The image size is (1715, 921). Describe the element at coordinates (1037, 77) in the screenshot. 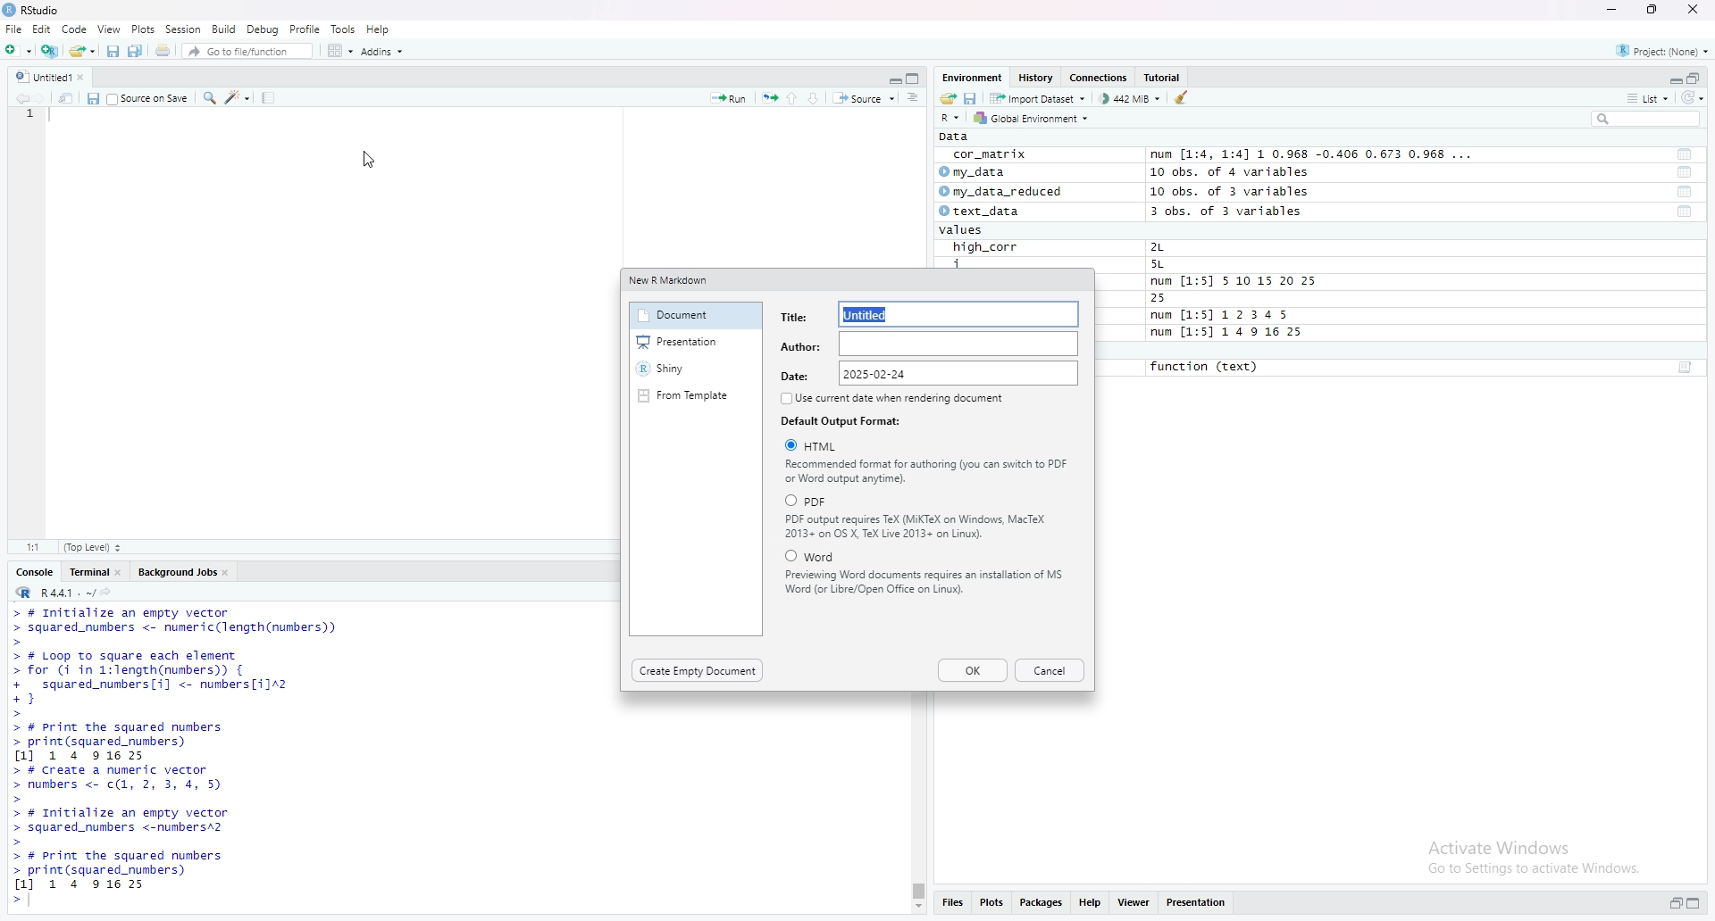

I see `History` at that location.